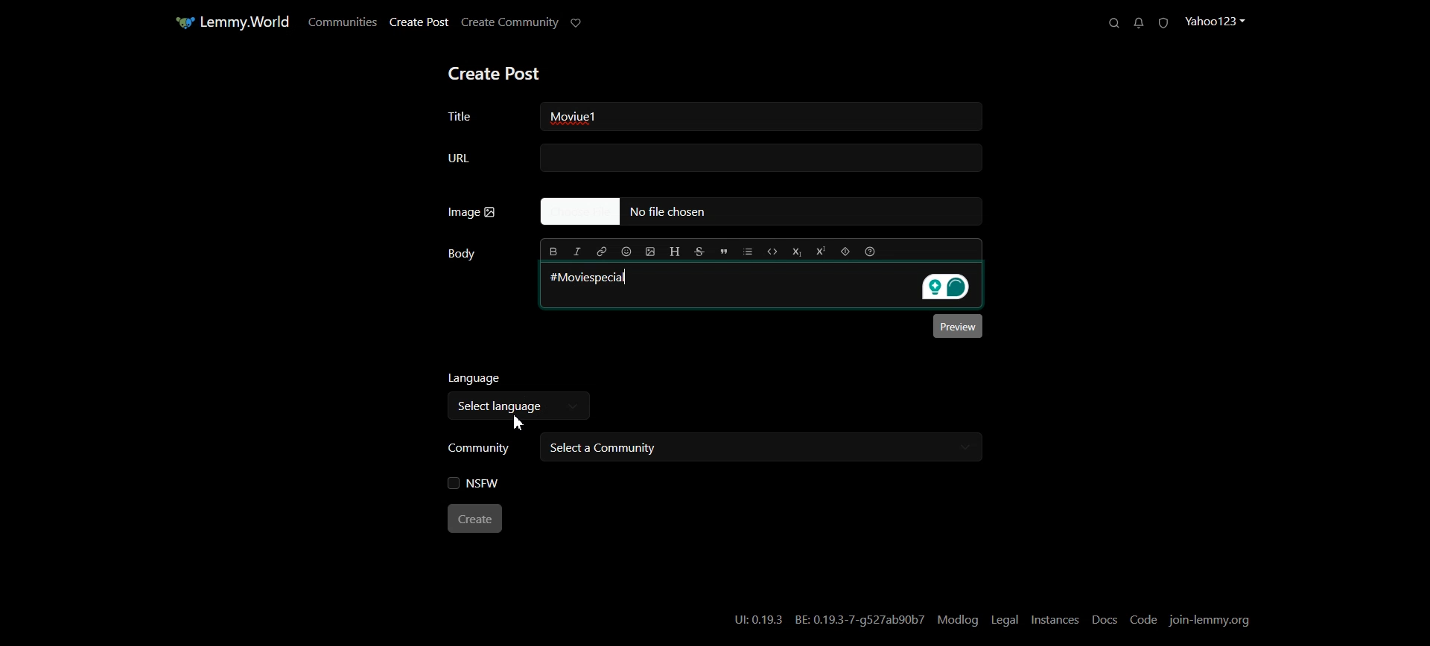 This screenshot has height=646, width=1430. What do you see at coordinates (480, 450) in the screenshot?
I see `Community` at bounding box center [480, 450].